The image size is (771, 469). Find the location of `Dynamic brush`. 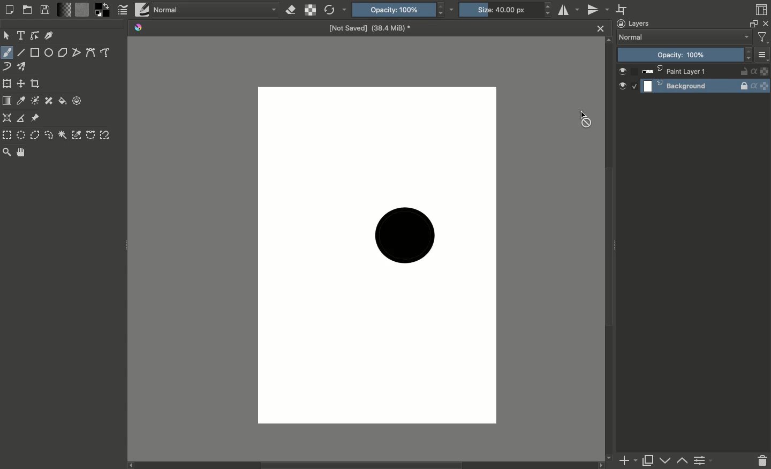

Dynamic brush is located at coordinates (9, 66).